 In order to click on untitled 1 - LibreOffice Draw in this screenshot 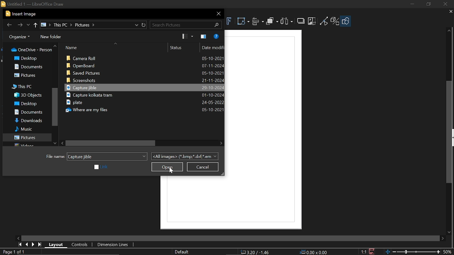, I will do `click(38, 4)`.